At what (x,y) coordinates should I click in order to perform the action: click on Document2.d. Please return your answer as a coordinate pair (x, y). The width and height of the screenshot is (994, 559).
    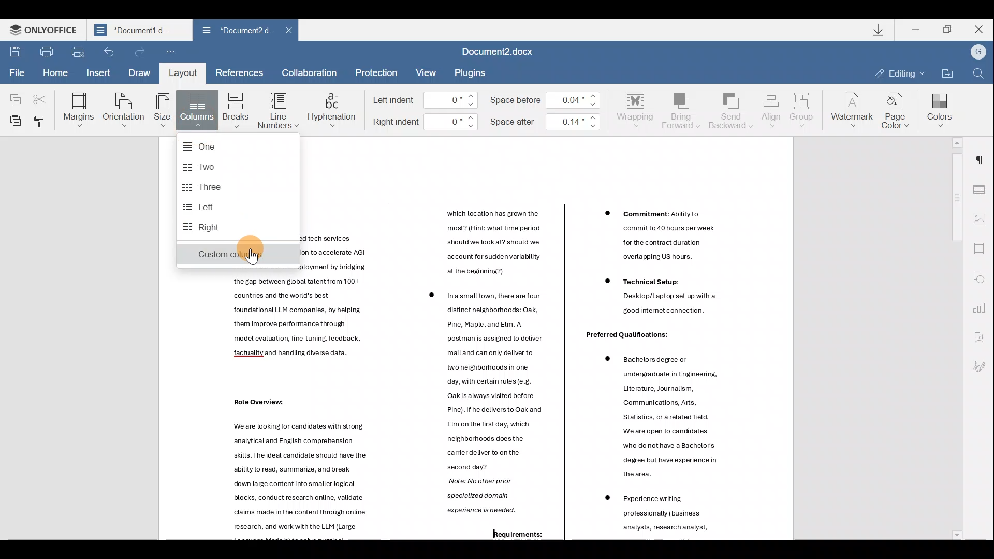
    Looking at the image, I should click on (237, 33).